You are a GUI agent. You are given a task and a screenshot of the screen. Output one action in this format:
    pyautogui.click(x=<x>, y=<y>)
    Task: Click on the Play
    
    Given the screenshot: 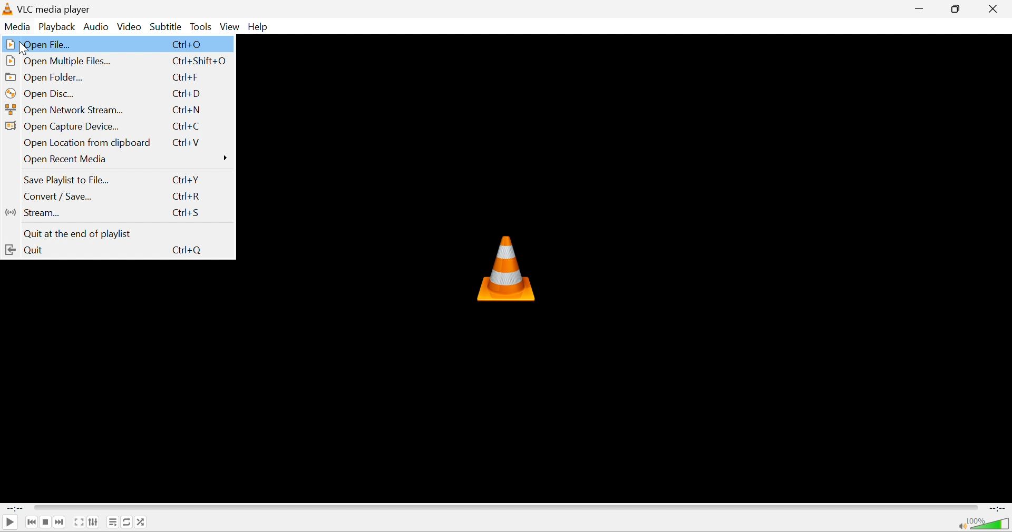 What is the action you would take?
    pyautogui.click(x=9, y=523)
    